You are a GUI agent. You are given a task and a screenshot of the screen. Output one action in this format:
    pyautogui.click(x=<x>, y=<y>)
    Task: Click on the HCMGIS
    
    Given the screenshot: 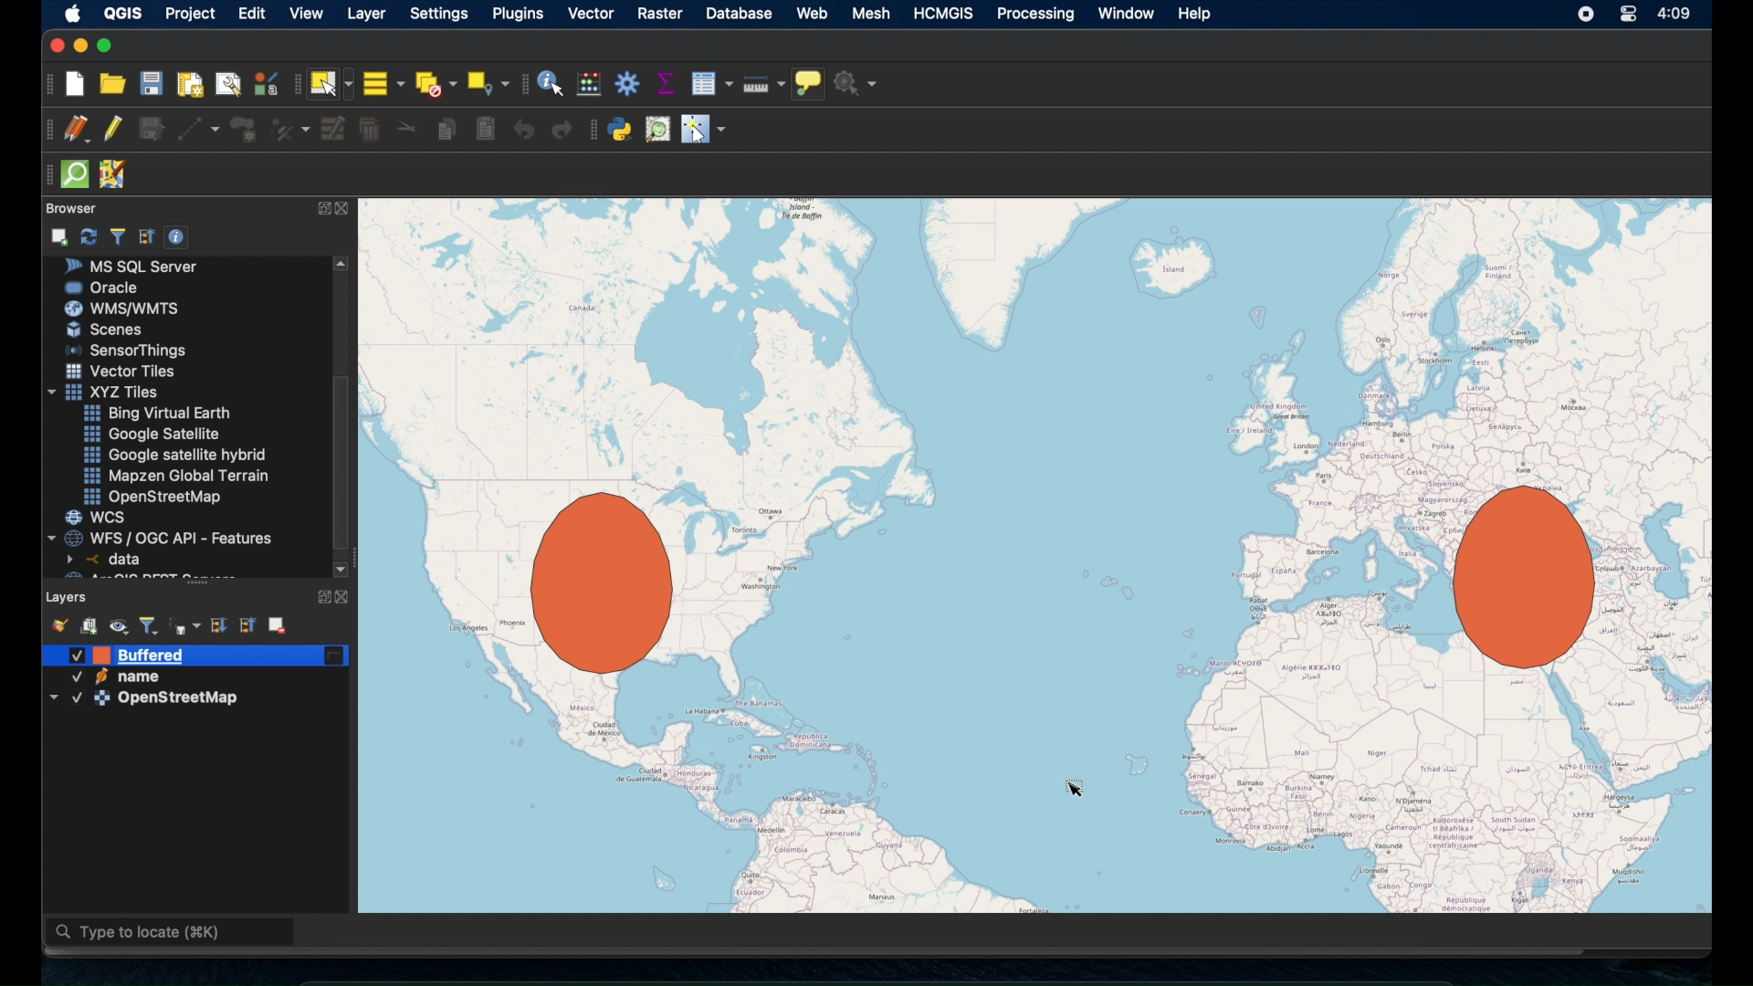 What is the action you would take?
    pyautogui.click(x=946, y=14)
    